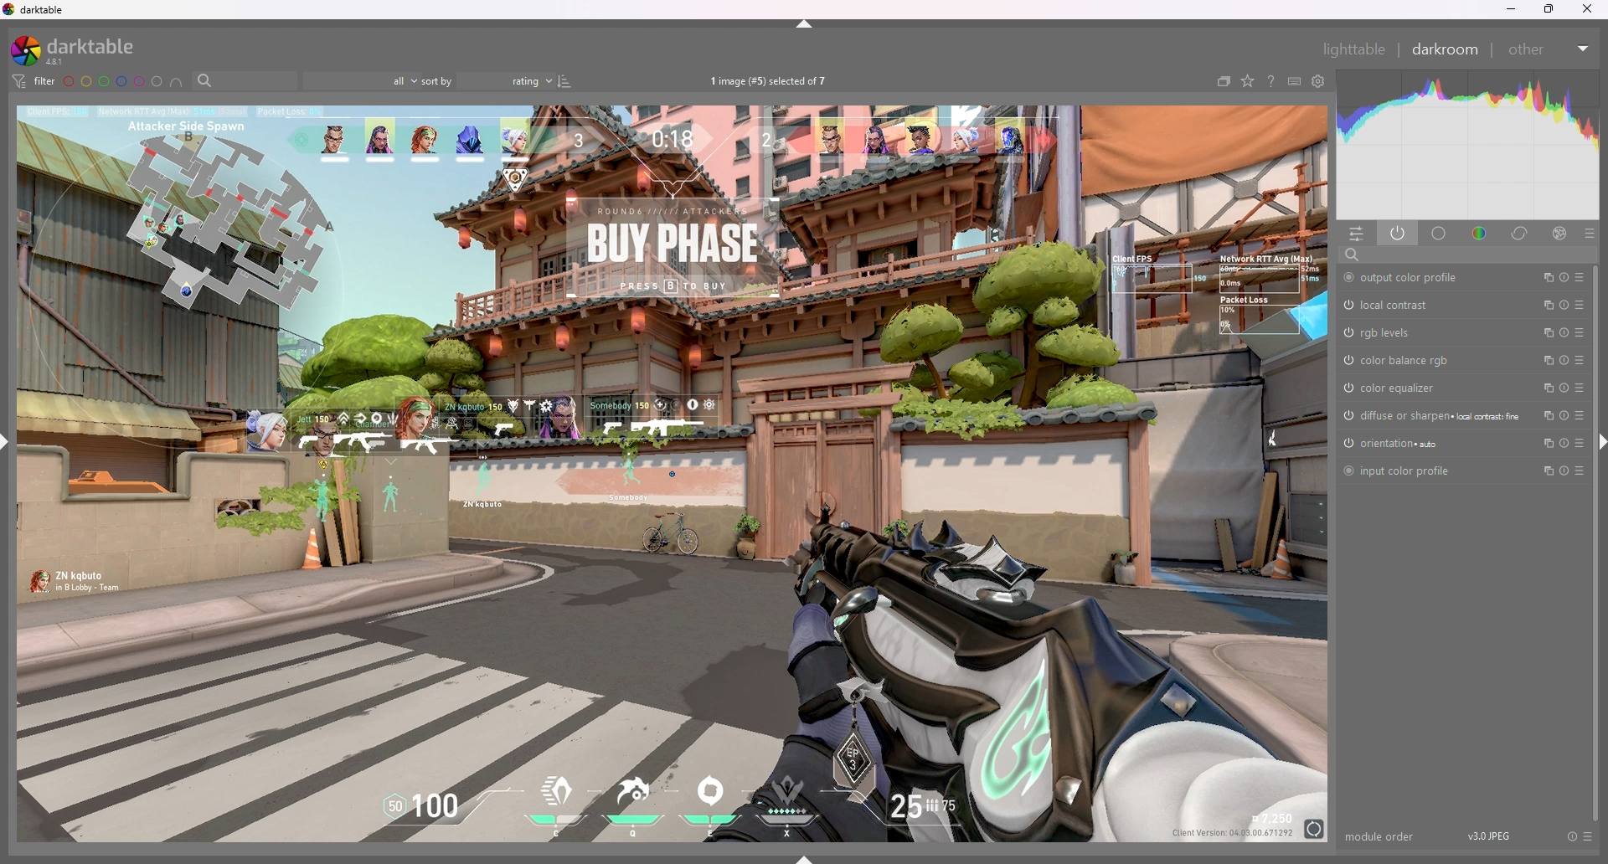 The height and width of the screenshot is (864, 1608). I want to click on other, so click(1549, 48).